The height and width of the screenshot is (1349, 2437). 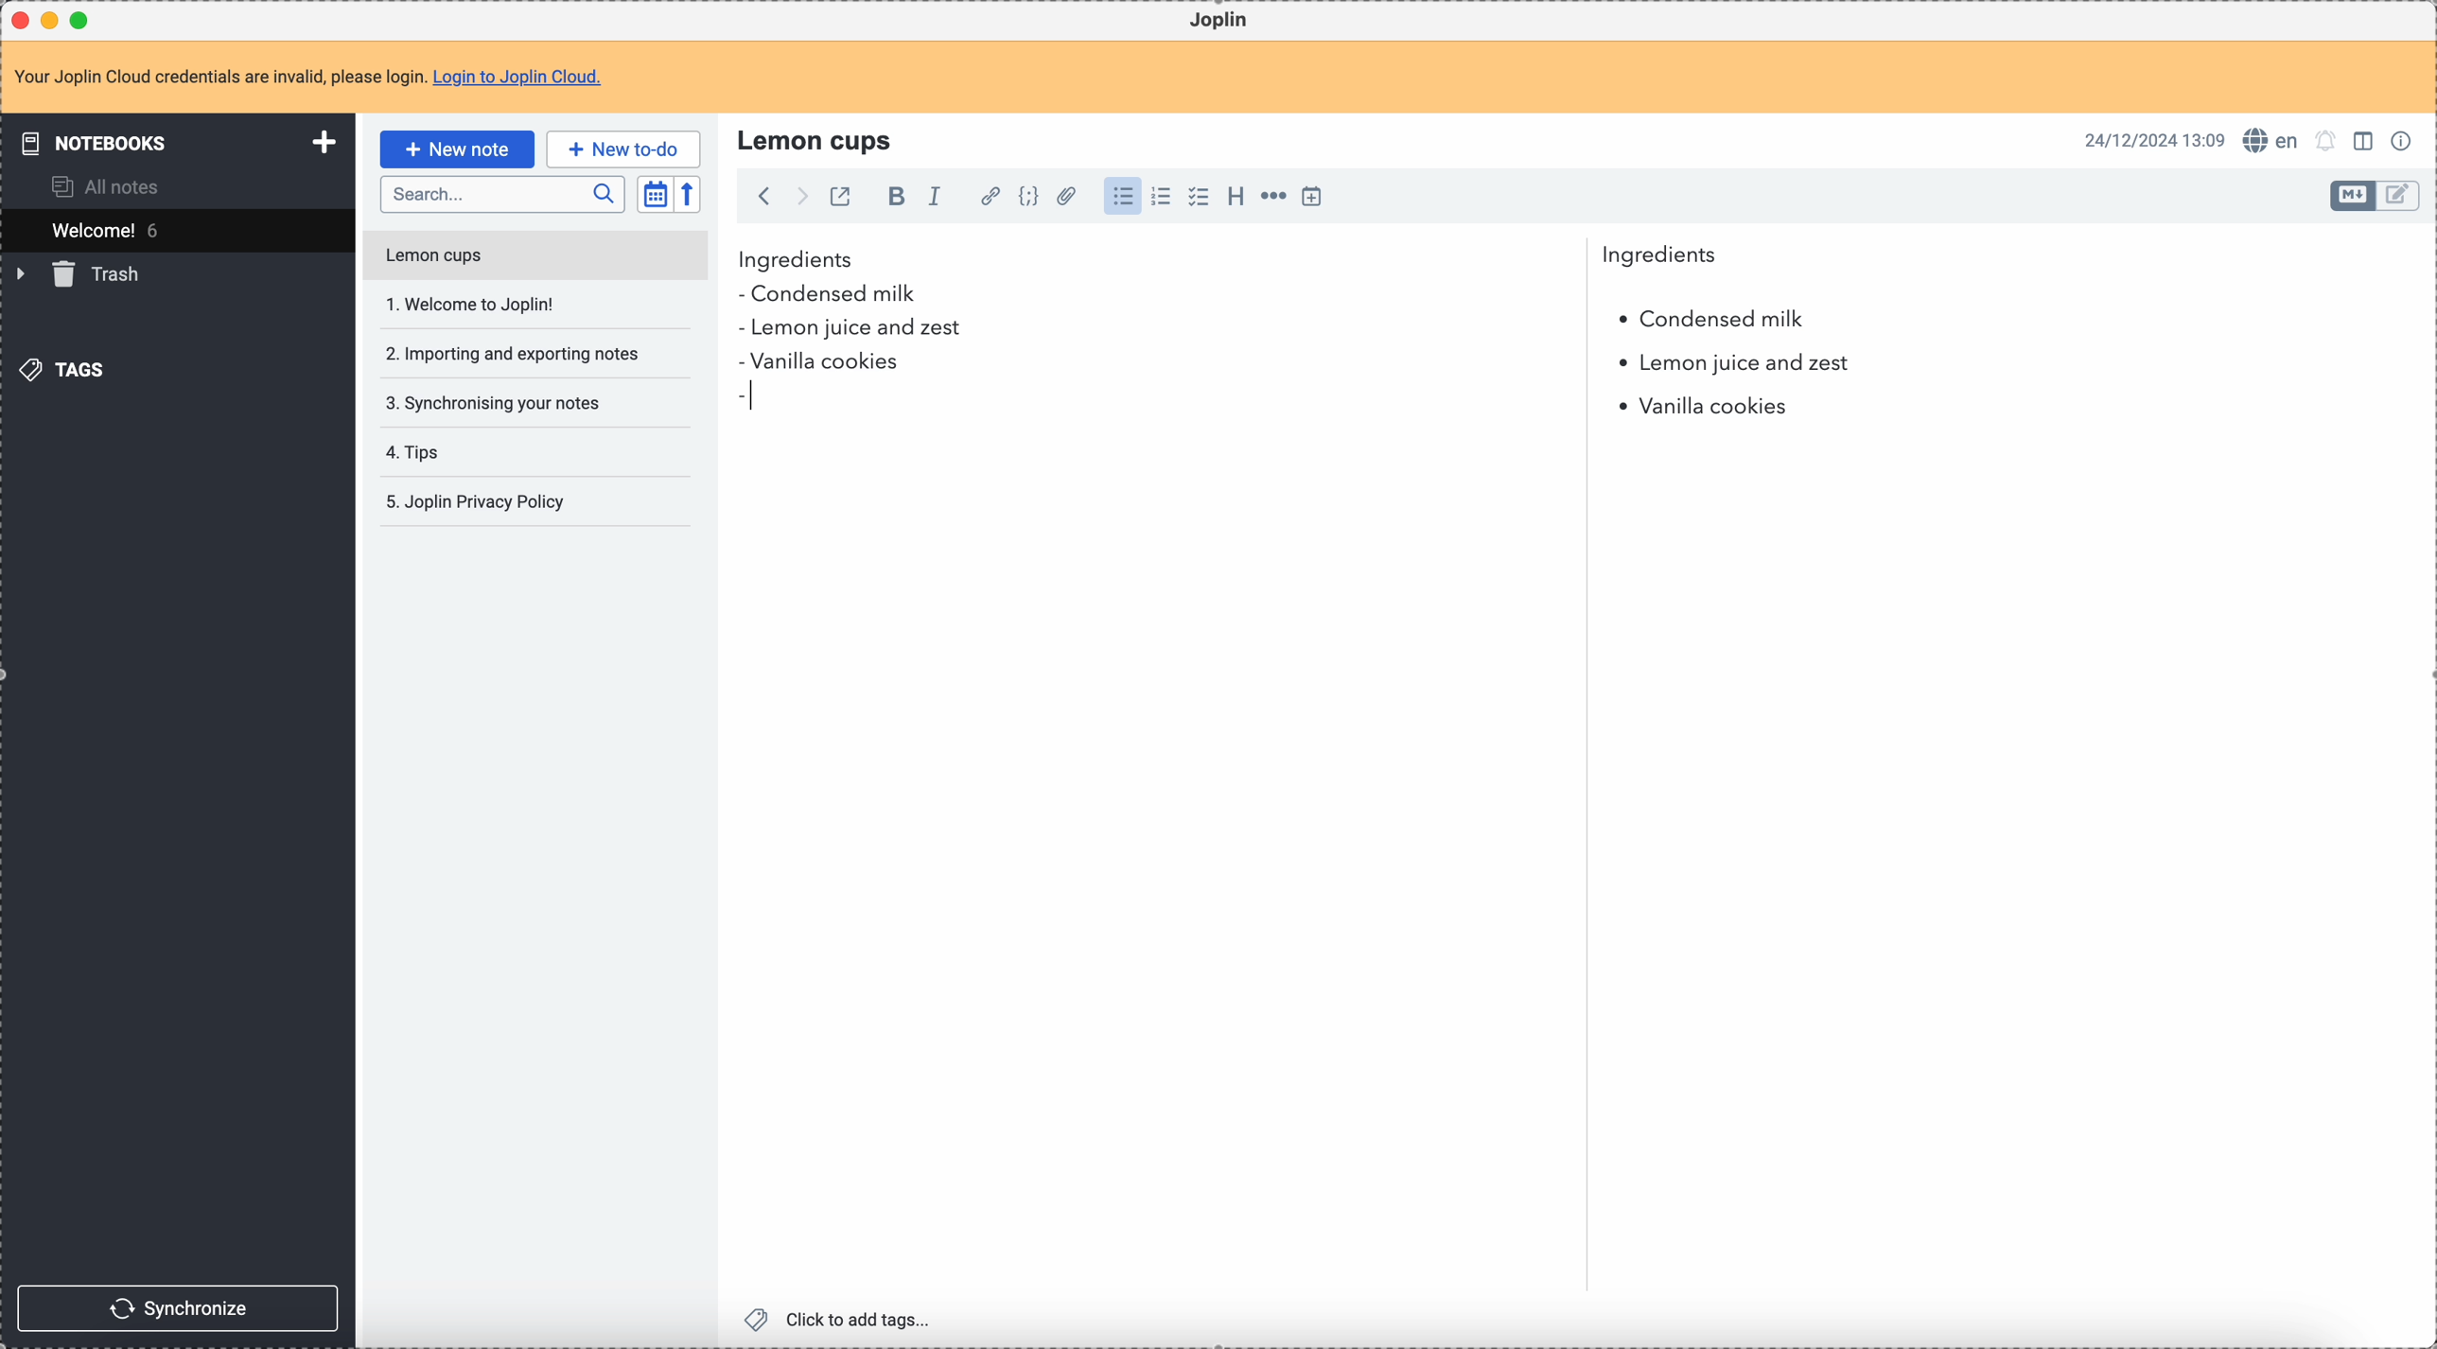 I want to click on italic, so click(x=934, y=195).